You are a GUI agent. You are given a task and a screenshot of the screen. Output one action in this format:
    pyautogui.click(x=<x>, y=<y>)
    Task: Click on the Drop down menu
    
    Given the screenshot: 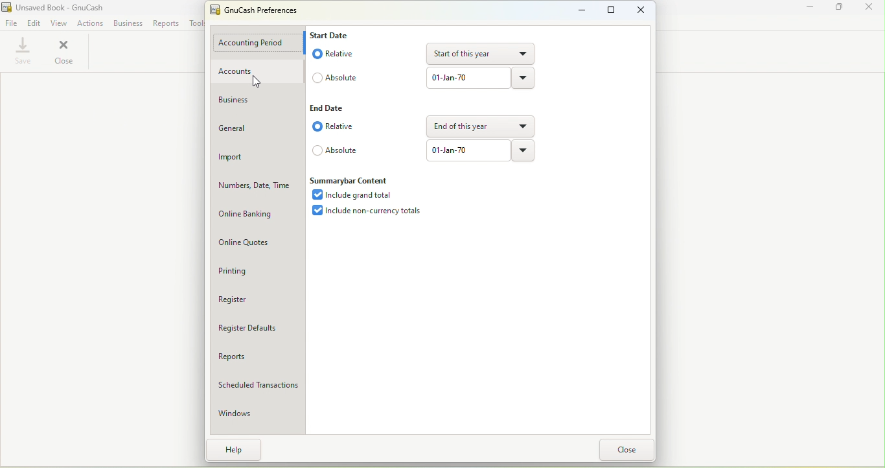 What is the action you would take?
    pyautogui.click(x=524, y=78)
    